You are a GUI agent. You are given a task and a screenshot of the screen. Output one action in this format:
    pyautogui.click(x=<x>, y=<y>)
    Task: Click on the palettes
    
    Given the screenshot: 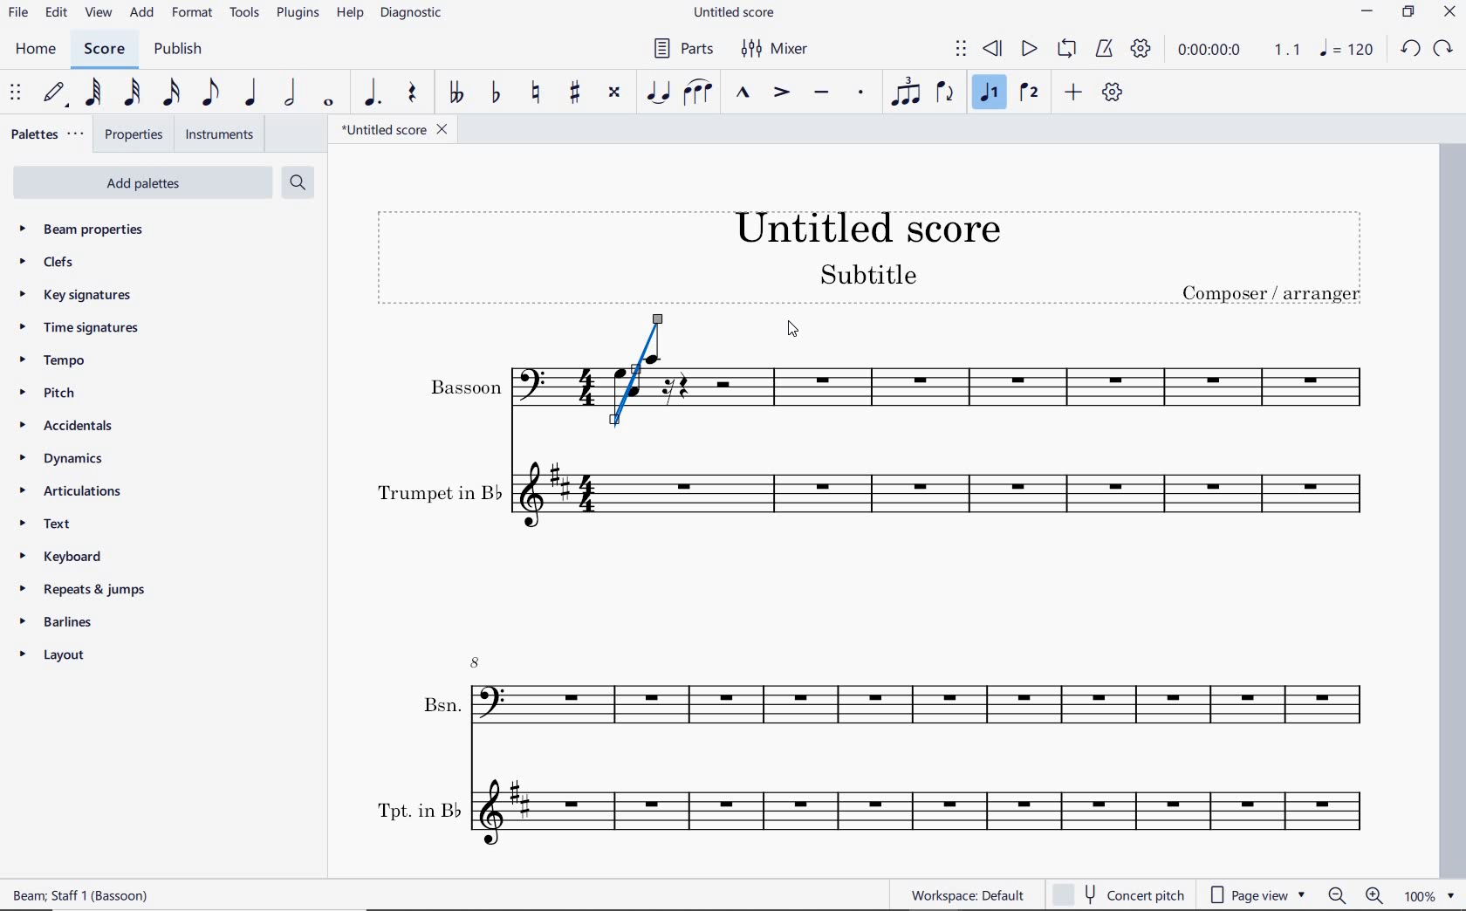 What is the action you would take?
    pyautogui.click(x=46, y=134)
    